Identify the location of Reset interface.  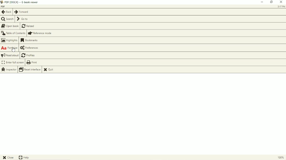
(30, 70).